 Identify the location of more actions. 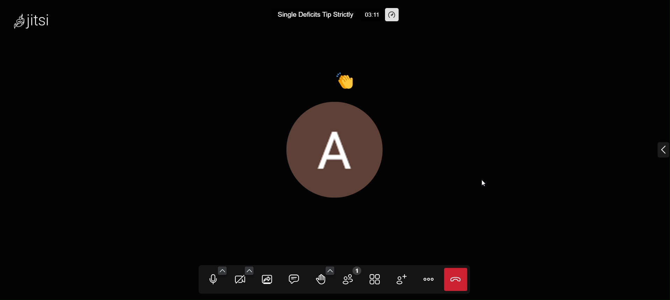
(430, 278).